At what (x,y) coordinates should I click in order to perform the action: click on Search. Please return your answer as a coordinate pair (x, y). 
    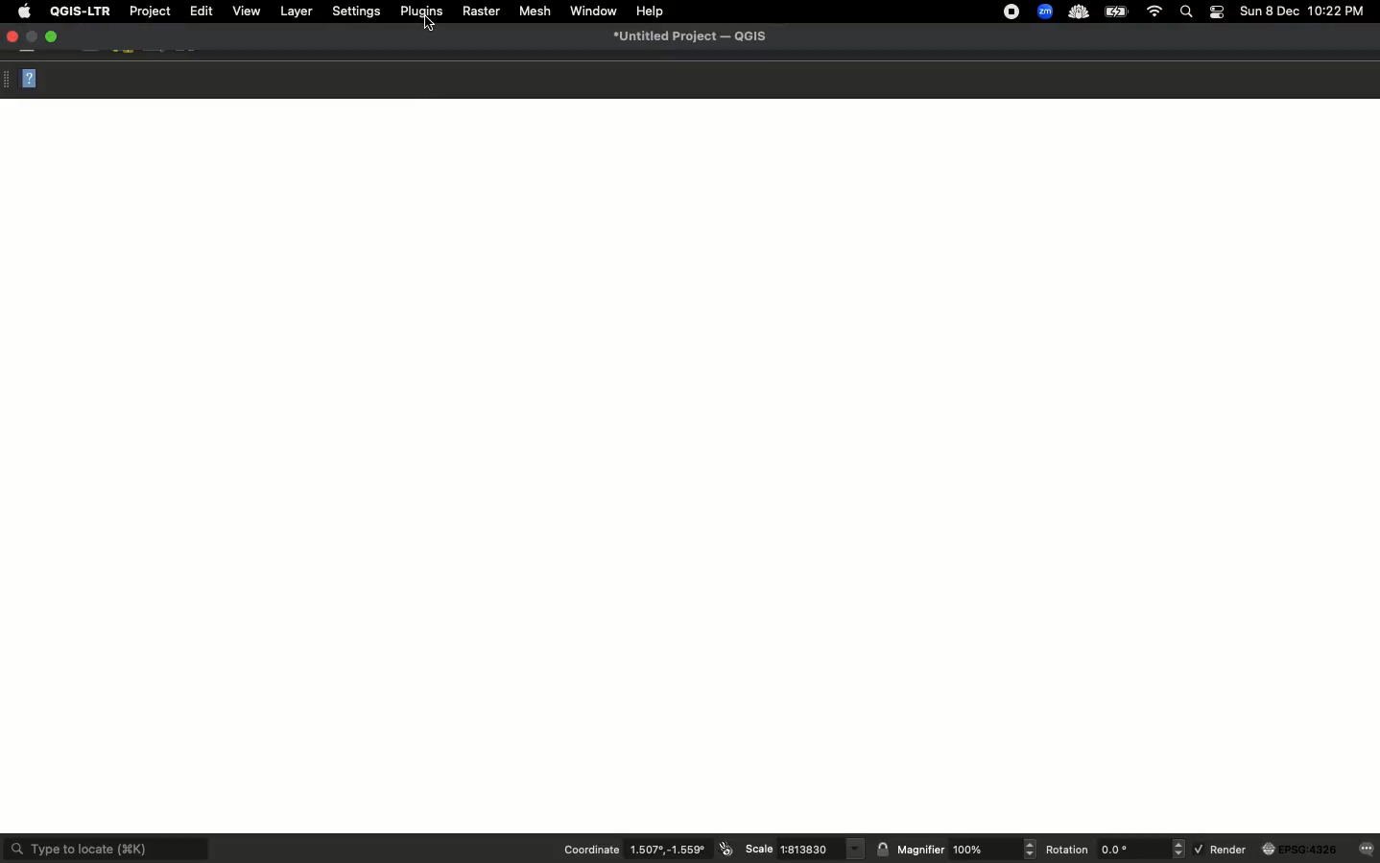
    Looking at the image, I should click on (1187, 12).